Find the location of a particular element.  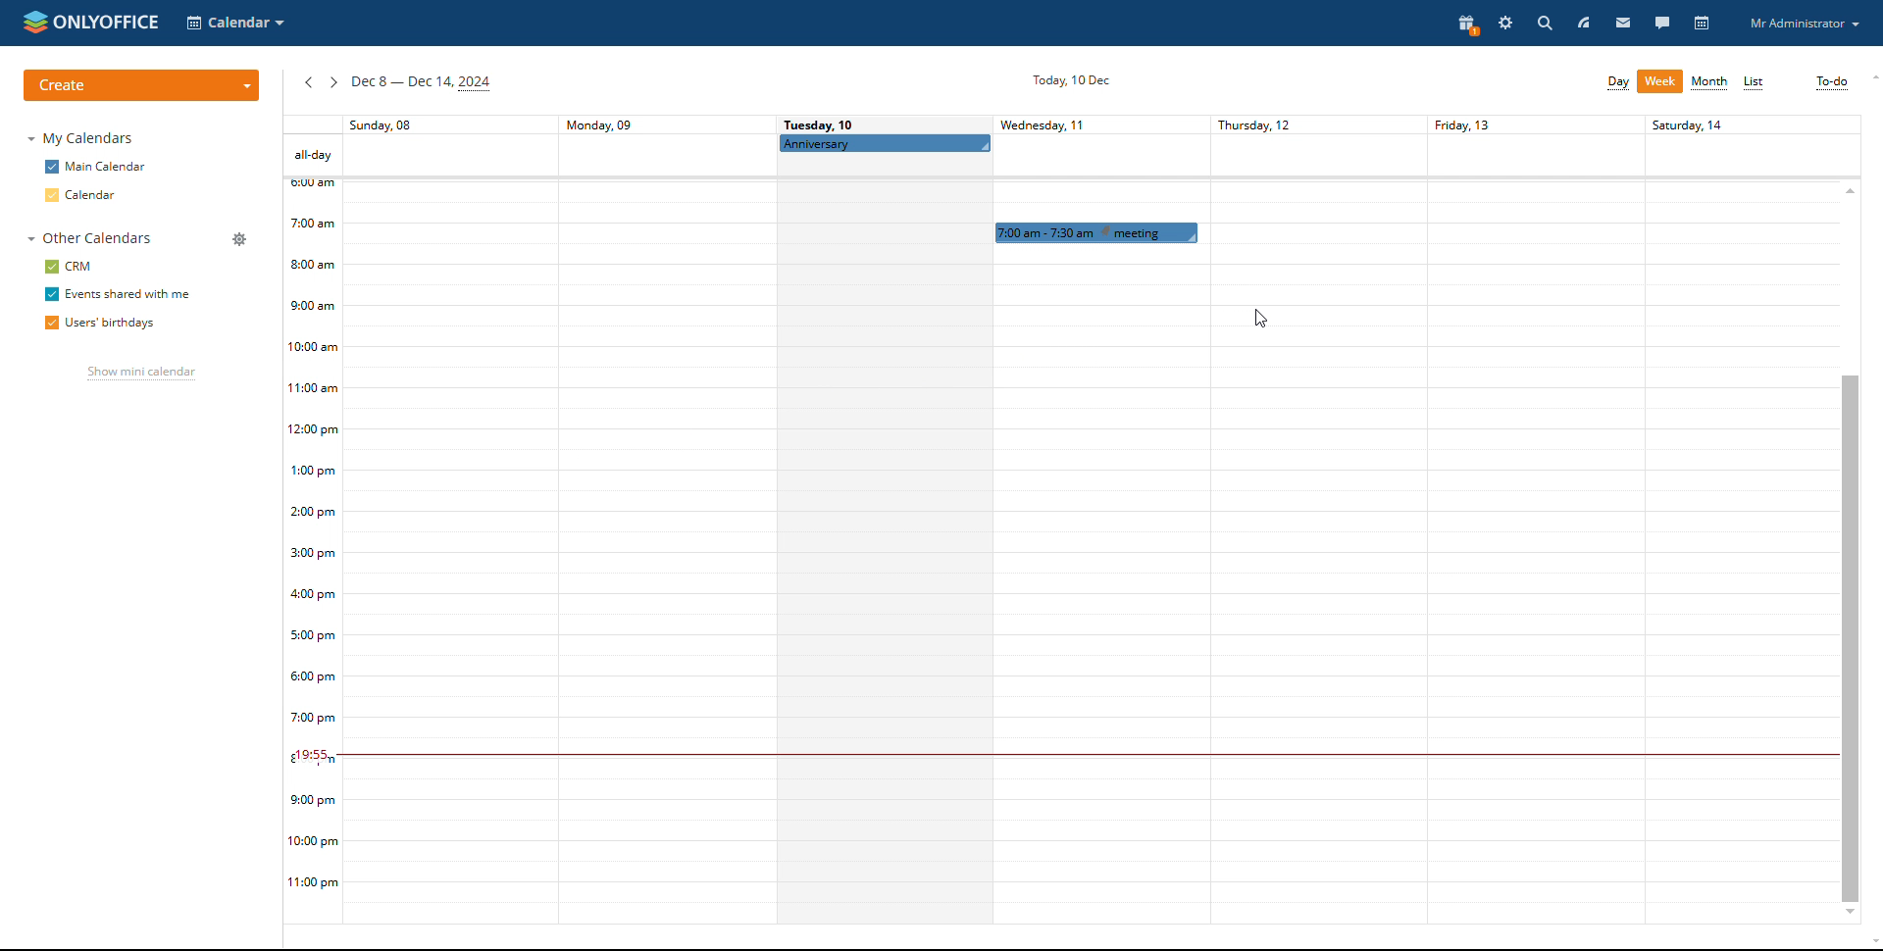

scheduled event is located at coordinates (1093, 232).